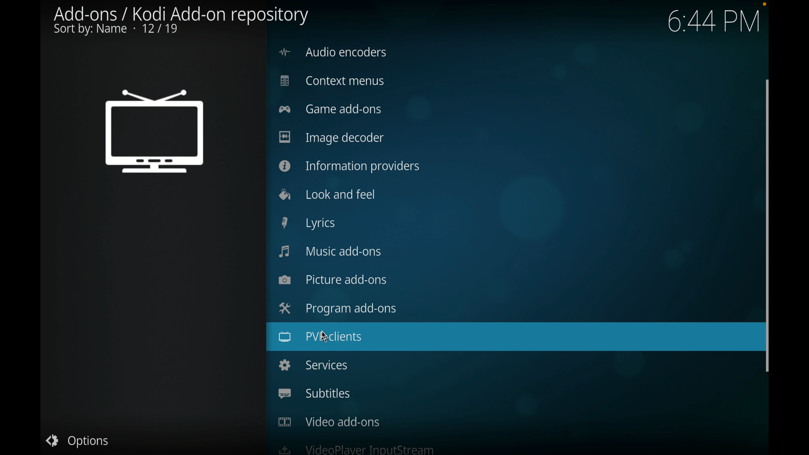 The image size is (809, 455). Describe the element at coordinates (330, 252) in the screenshot. I see `music add-ons` at that location.